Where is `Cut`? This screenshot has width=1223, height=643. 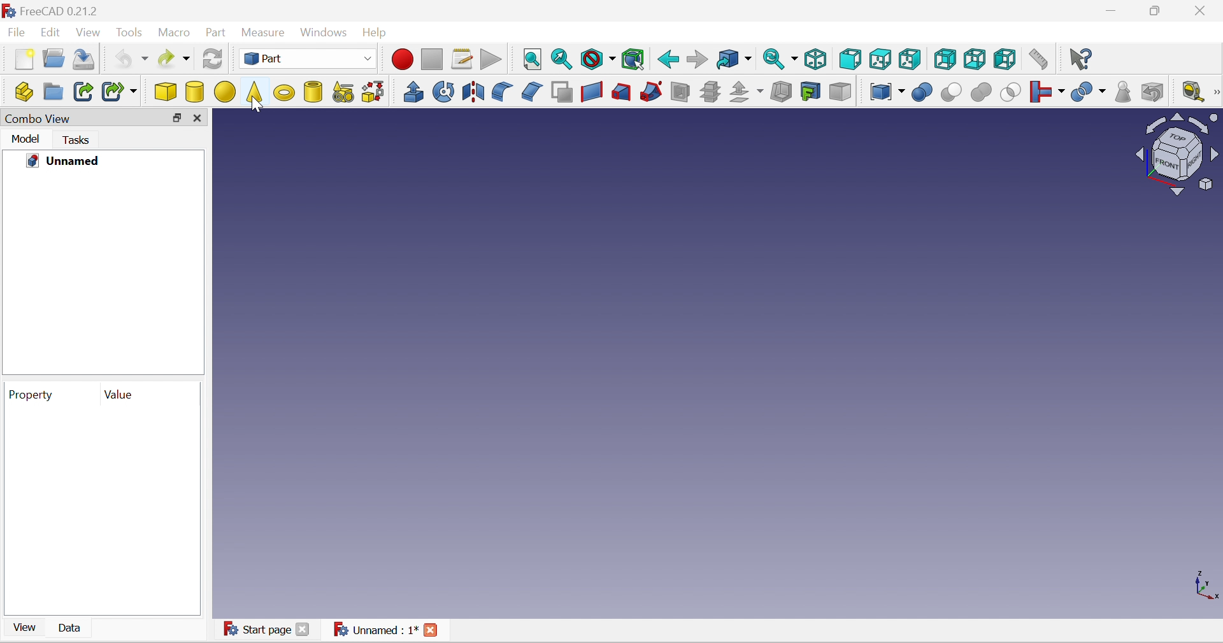 Cut is located at coordinates (951, 93).